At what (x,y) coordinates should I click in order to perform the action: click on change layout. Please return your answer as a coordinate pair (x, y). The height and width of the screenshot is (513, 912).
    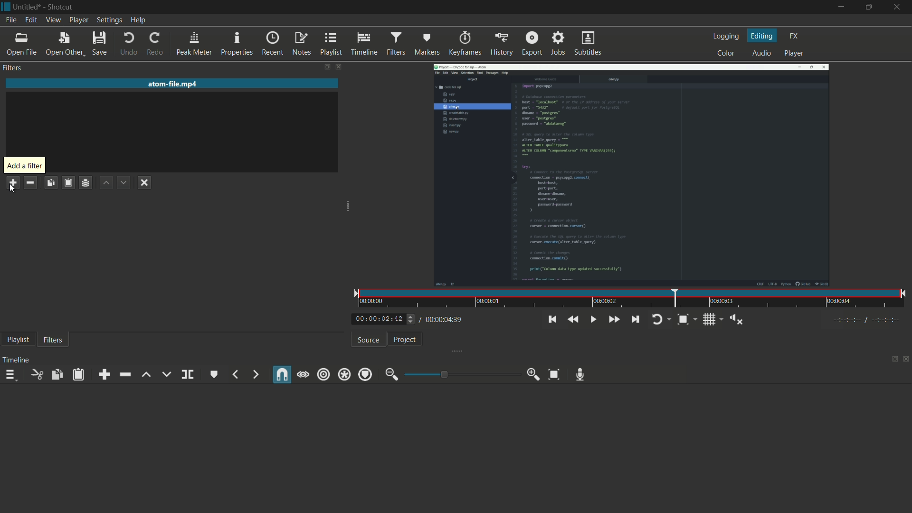
    Looking at the image, I should click on (324, 66).